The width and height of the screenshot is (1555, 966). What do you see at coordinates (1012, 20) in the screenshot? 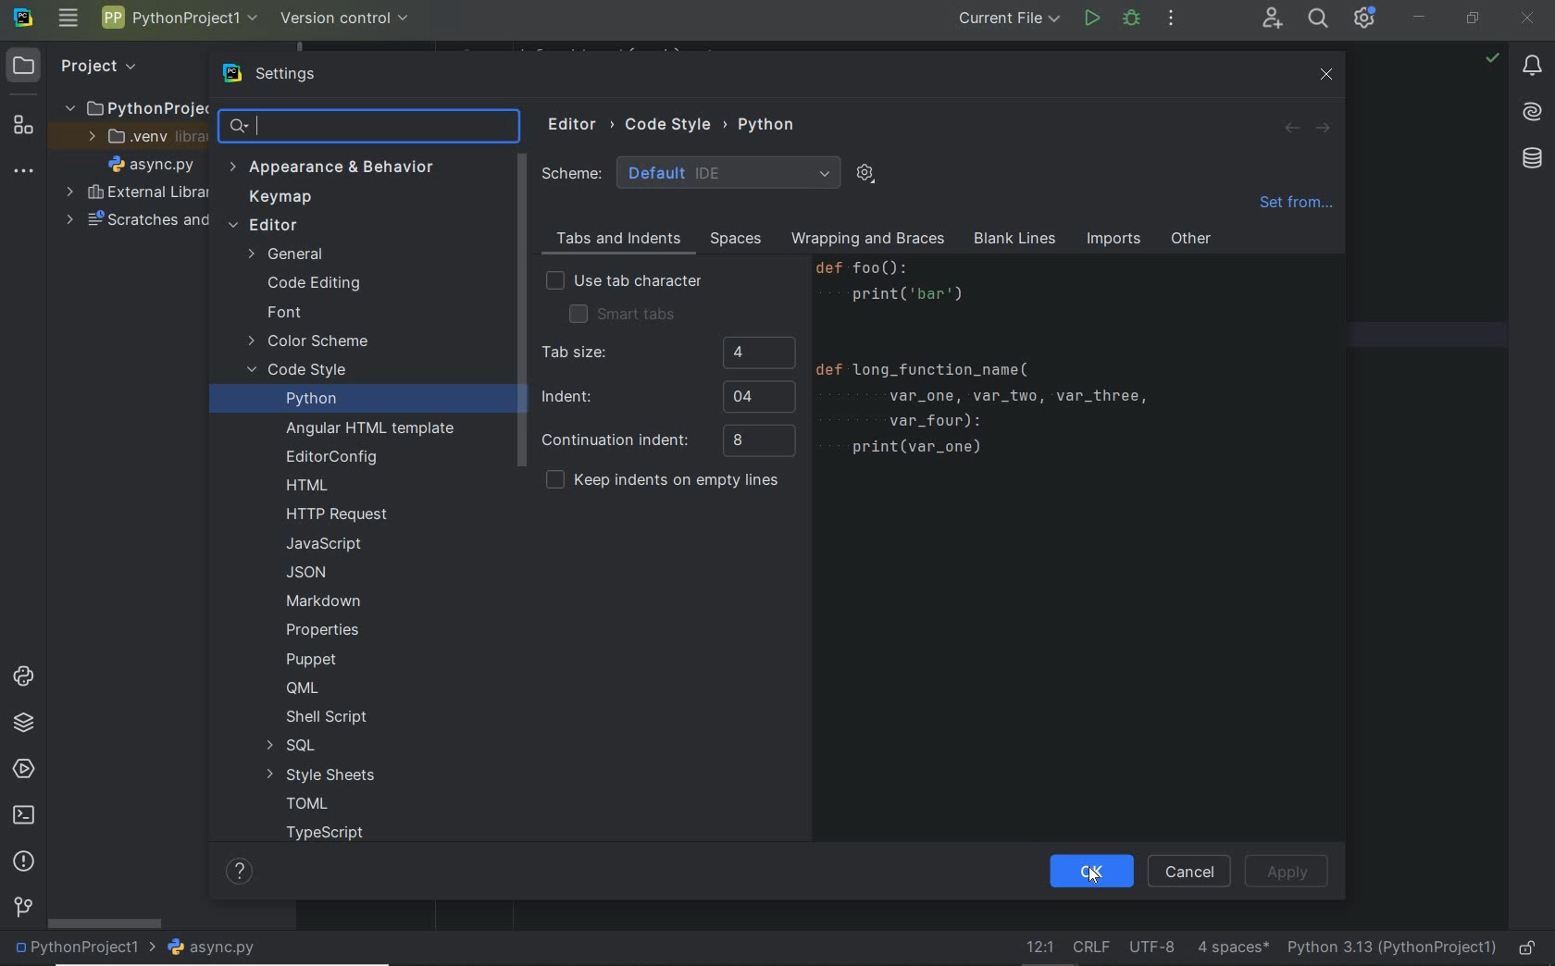
I see `current file` at bounding box center [1012, 20].